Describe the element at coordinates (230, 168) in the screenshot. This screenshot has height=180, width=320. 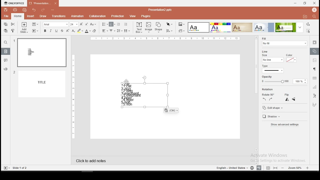
I see `English` at that location.